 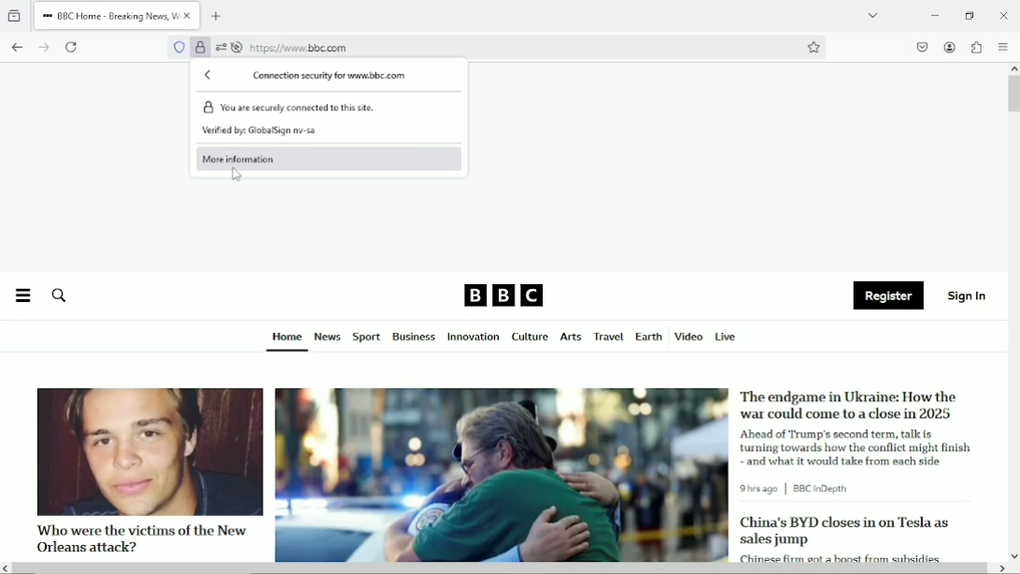 What do you see at coordinates (253, 158) in the screenshot?
I see `More information` at bounding box center [253, 158].